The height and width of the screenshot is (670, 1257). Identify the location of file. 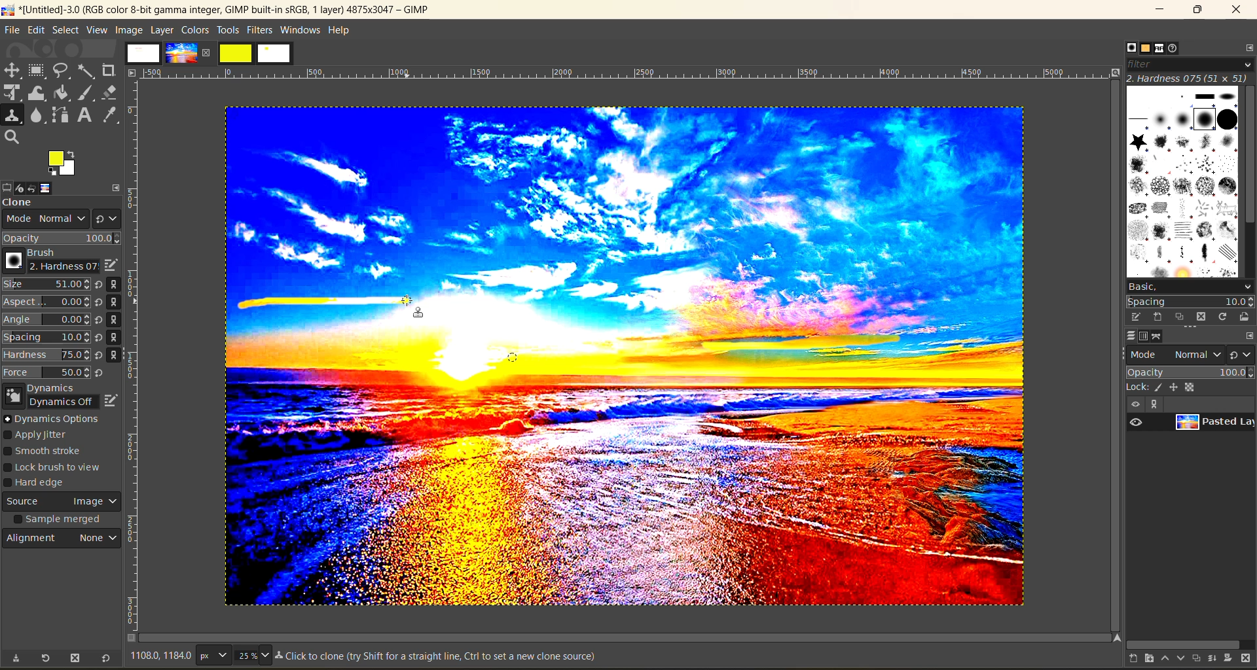
(12, 29).